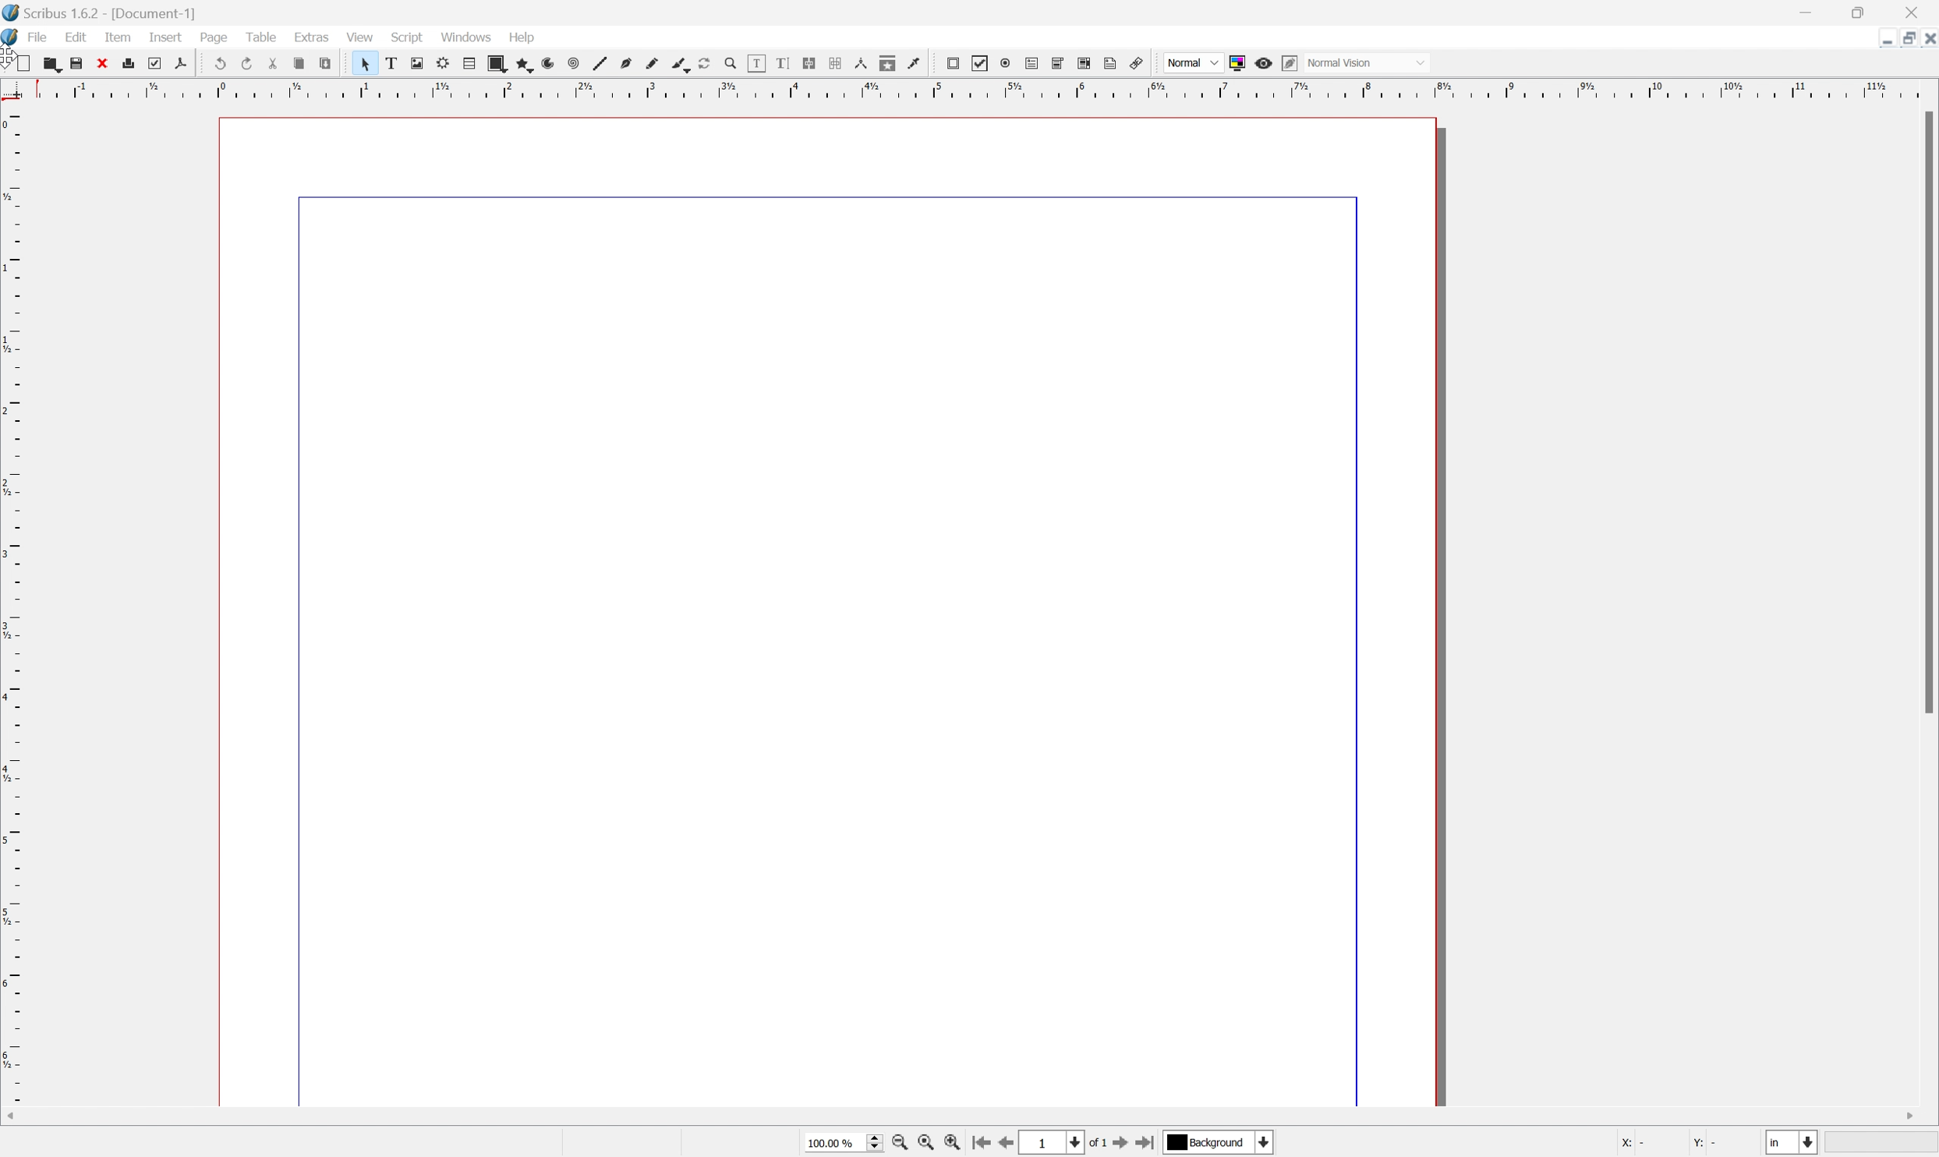 Image resolution: width=1939 pixels, height=1157 pixels. Describe the element at coordinates (922, 1145) in the screenshot. I see `zoom to 100%` at that location.